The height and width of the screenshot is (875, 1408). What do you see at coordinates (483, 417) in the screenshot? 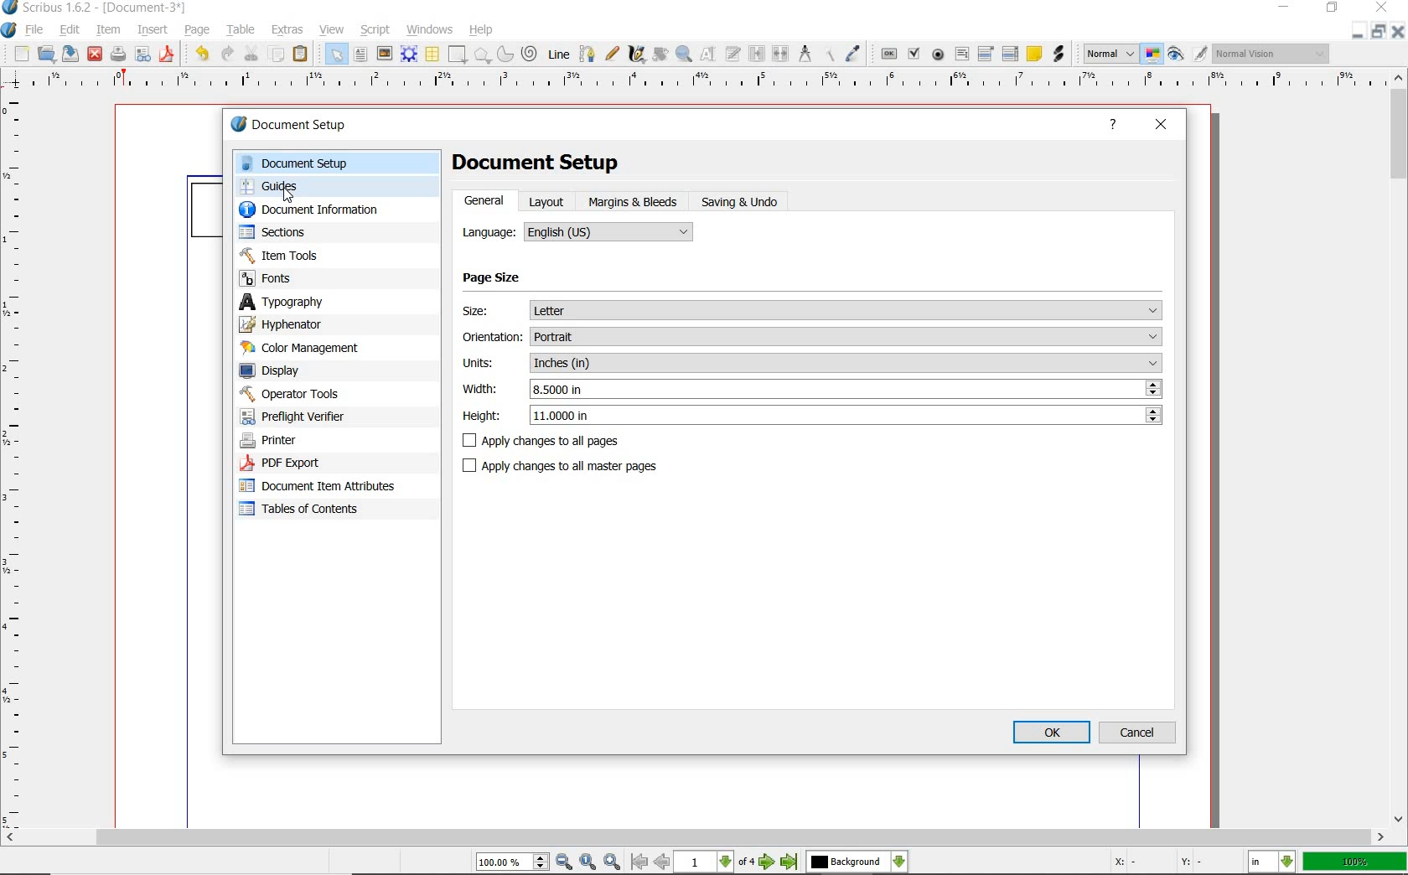
I see `Height:` at bounding box center [483, 417].